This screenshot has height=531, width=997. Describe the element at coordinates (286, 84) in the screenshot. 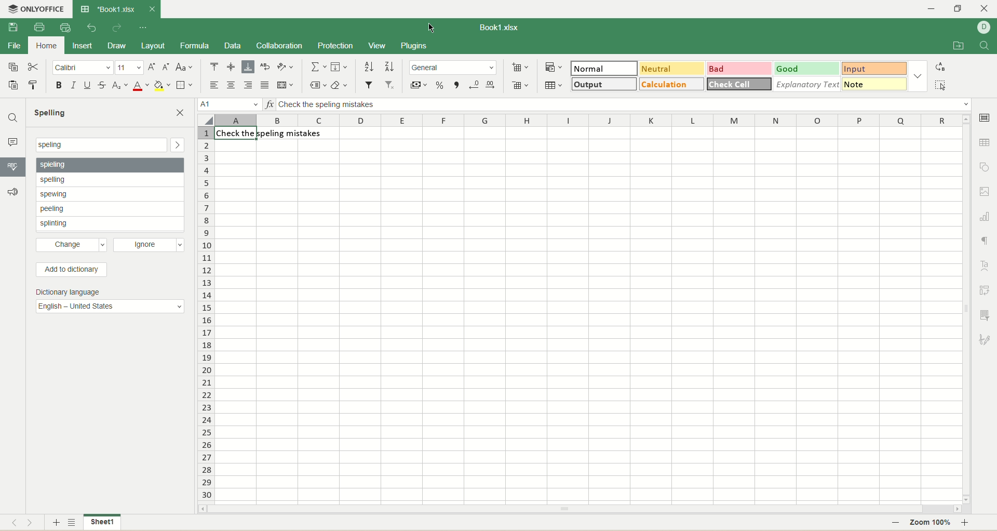

I see `merge and center` at that location.